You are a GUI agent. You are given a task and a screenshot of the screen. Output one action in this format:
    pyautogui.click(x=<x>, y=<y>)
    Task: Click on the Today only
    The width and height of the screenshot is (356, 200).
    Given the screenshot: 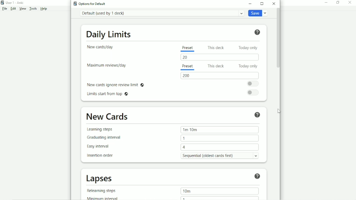 What is the action you would take?
    pyautogui.click(x=248, y=66)
    